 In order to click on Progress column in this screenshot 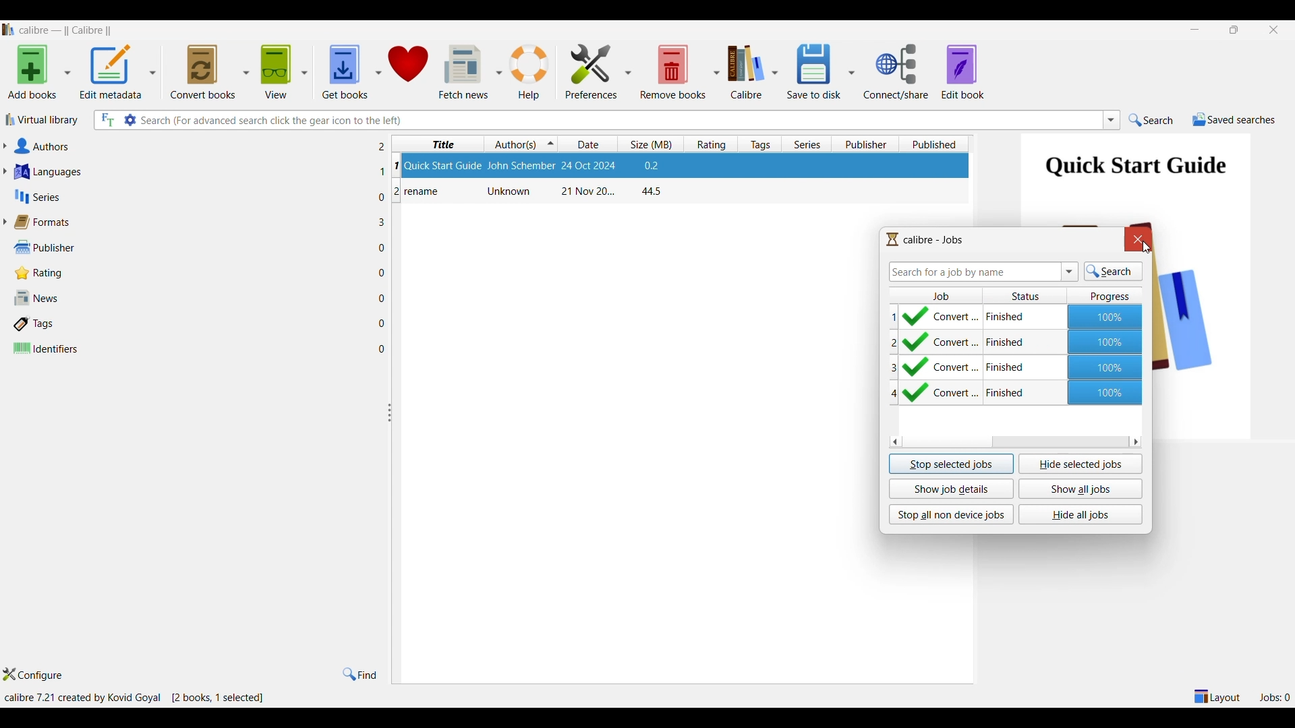, I will do `click(1105, 295)`.